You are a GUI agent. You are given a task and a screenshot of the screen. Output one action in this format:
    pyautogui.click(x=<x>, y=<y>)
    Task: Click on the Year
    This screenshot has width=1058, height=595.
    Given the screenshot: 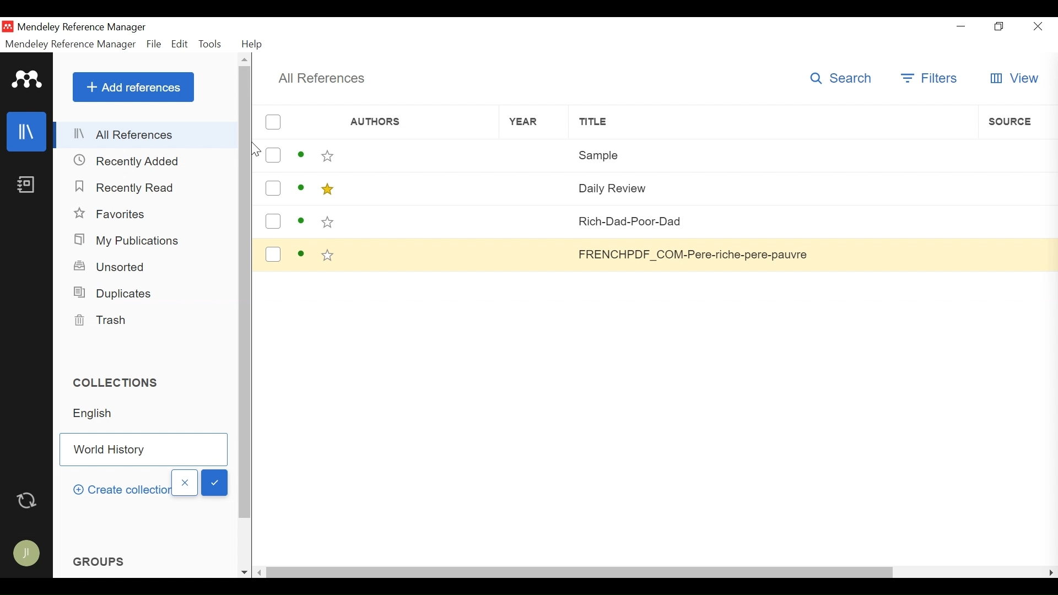 What is the action you would take?
    pyautogui.click(x=536, y=253)
    